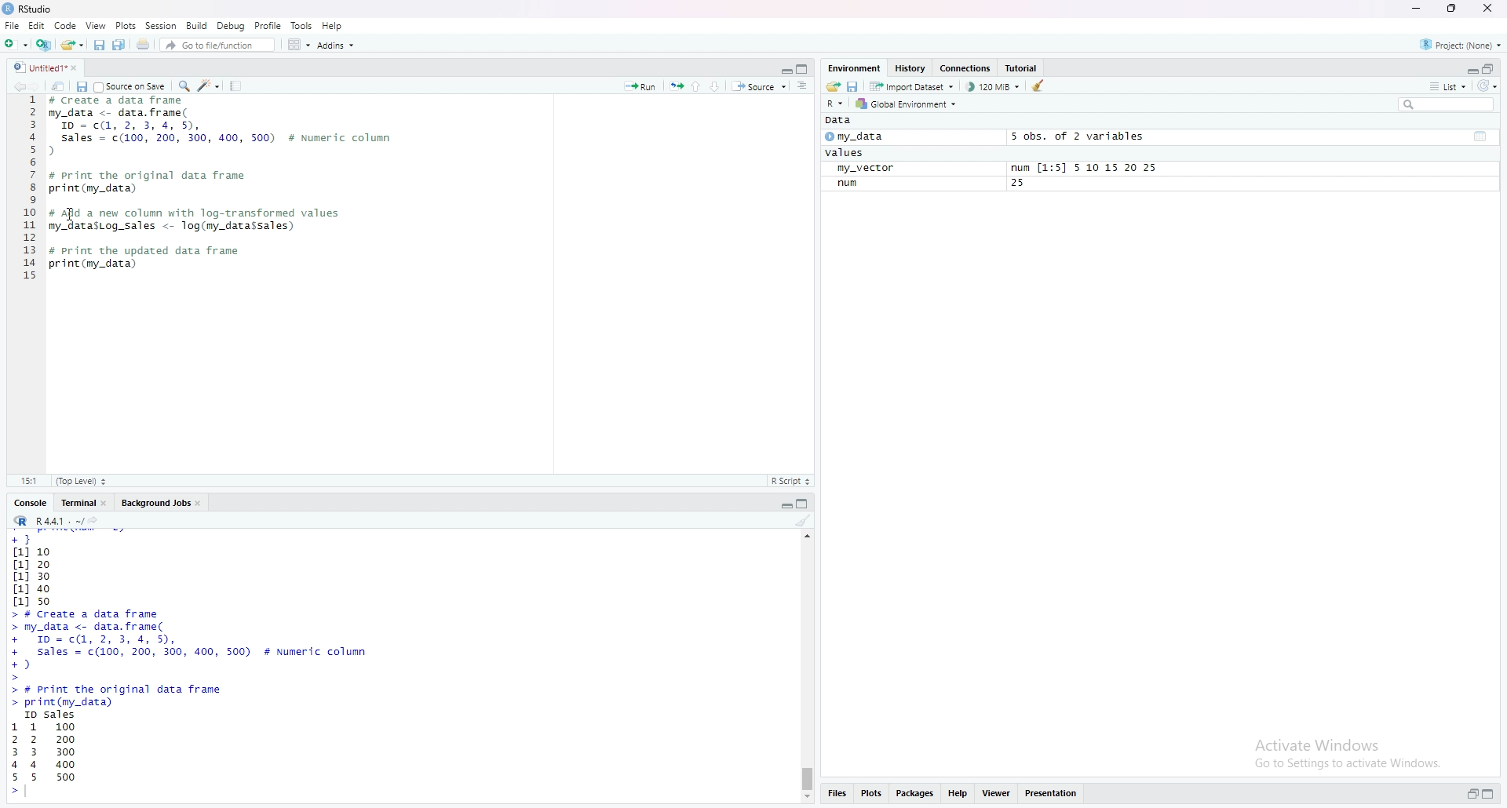 Image resolution: width=1507 pixels, height=808 pixels. Describe the element at coordinates (203, 217) in the screenshot. I see `code to add new column` at that location.